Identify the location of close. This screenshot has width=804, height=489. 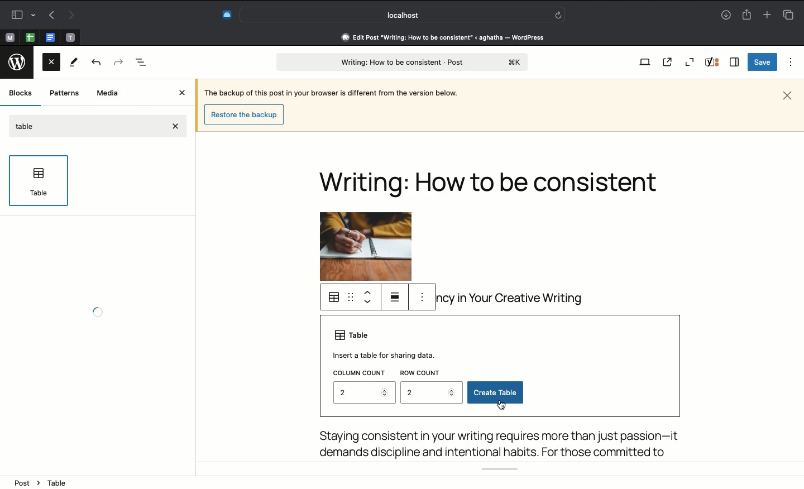
(176, 125).